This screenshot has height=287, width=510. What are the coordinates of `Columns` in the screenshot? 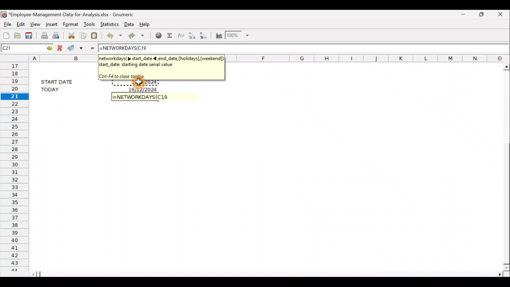 It's located at (370, 58).